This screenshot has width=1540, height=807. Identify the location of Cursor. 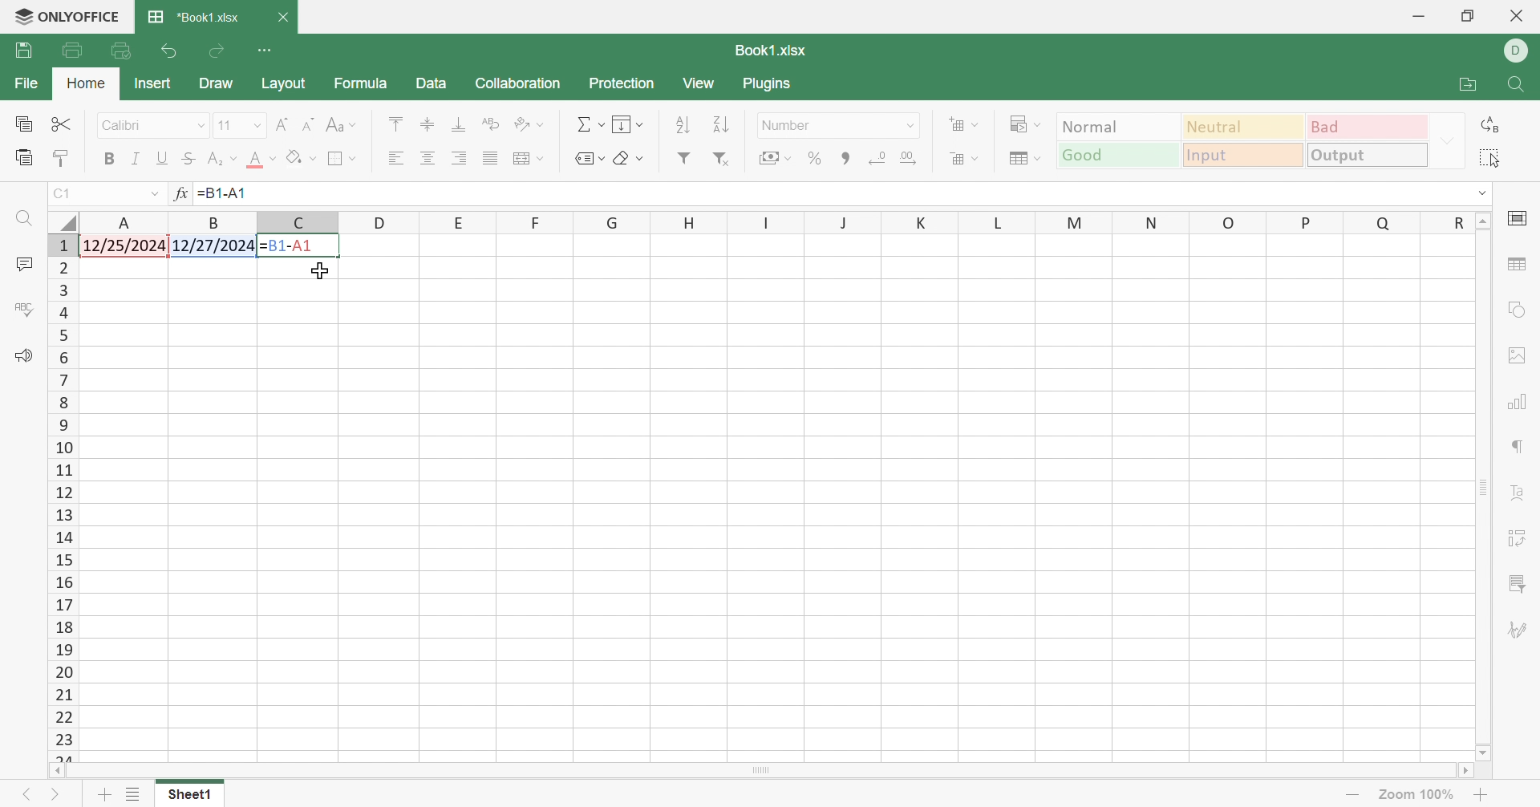
(323, 271).